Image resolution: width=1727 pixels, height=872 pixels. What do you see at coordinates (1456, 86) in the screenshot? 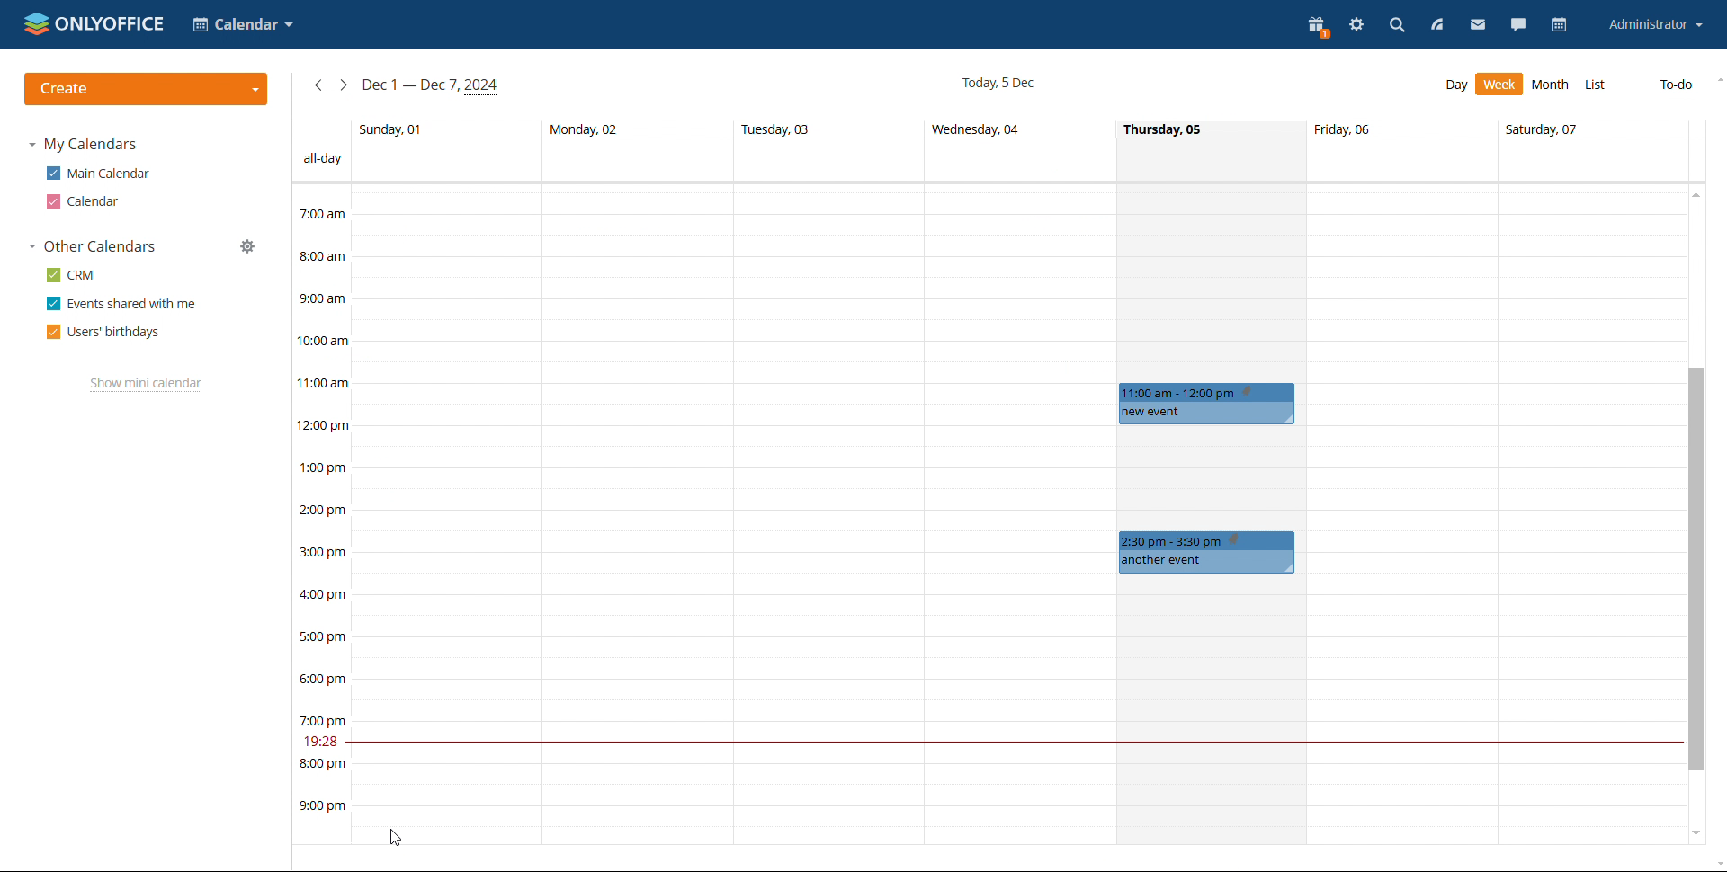
I see `week view` at bounding box center [1456, 86].